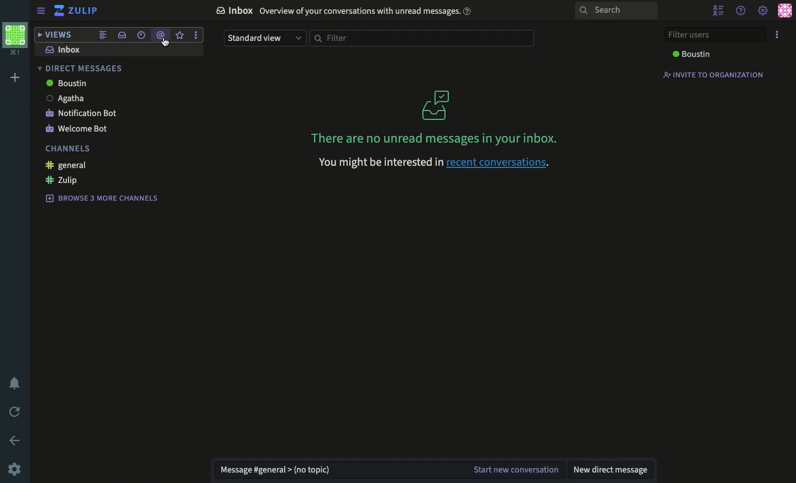 The height and width of the screenshot is (483, 796). I want to click on standard view, so click(262, 38).